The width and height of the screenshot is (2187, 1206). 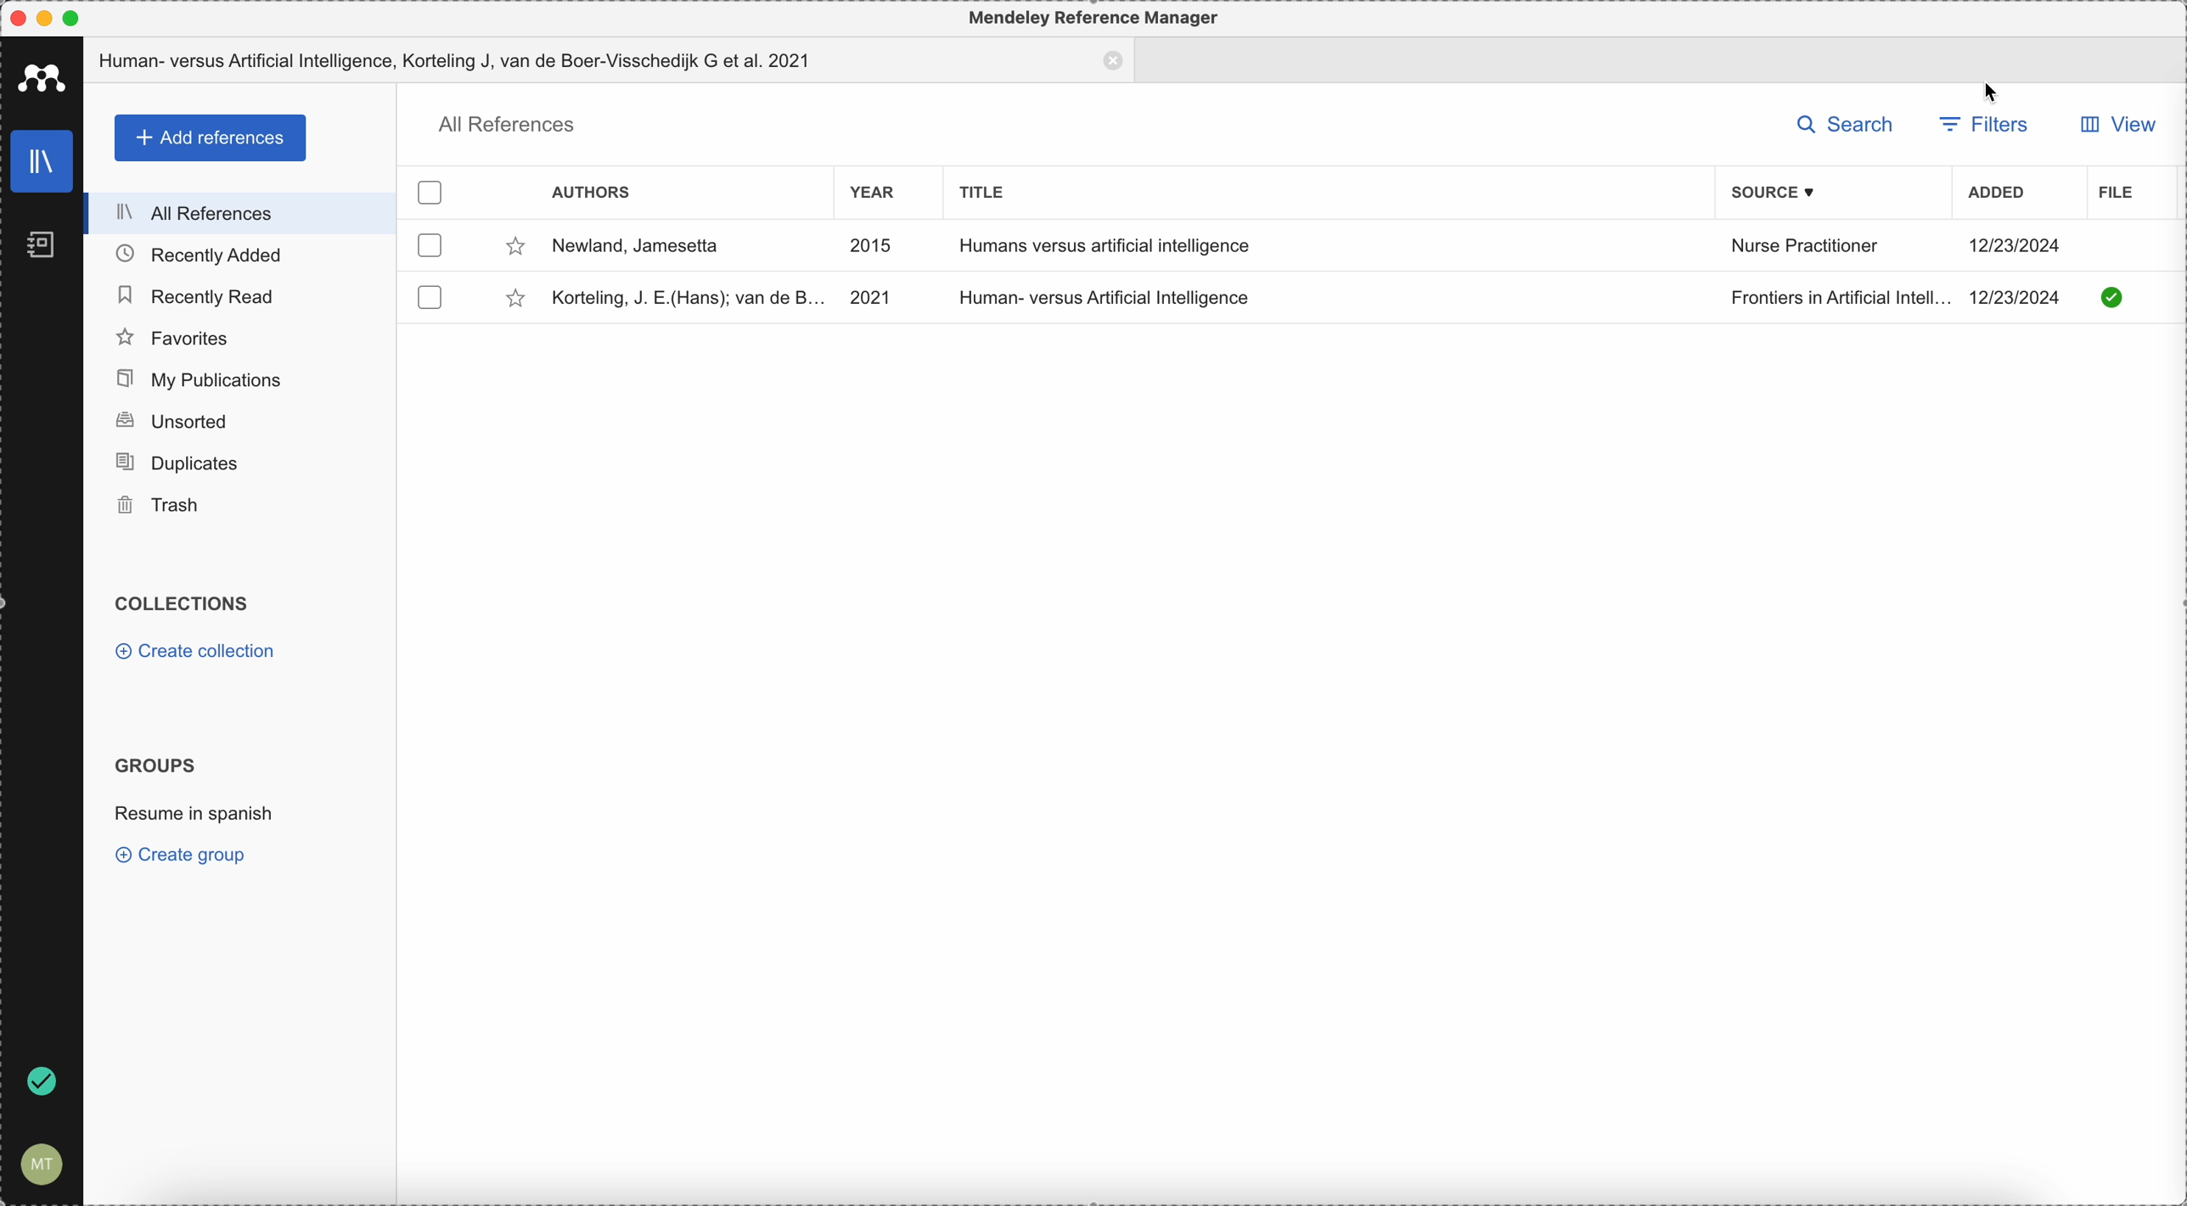 I want to click on Korteling, J.E(Hans); van de B., so click(x=684, y=295).